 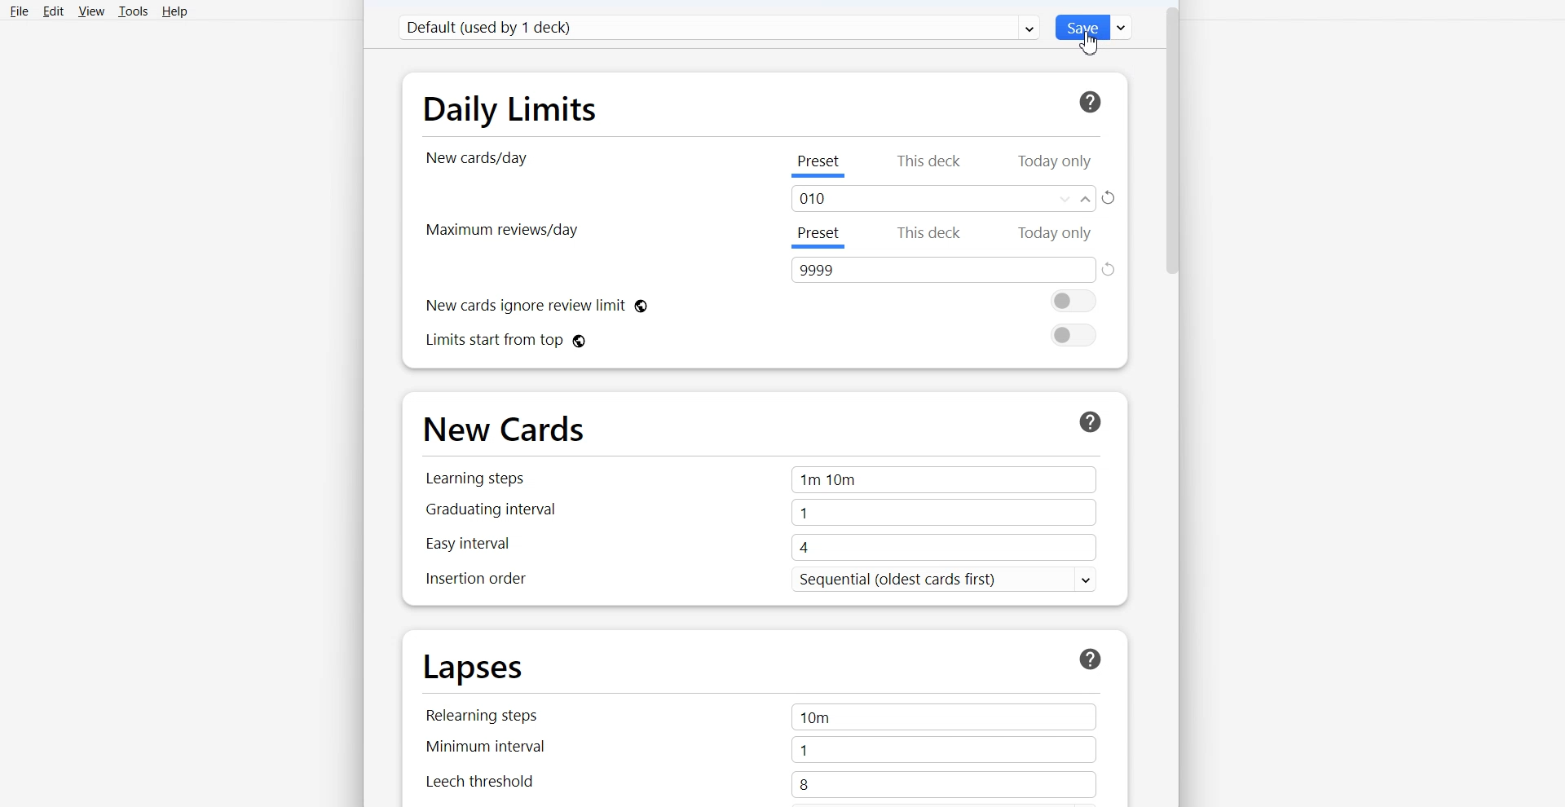 What do you see at coordinates (1091, 656) in the screenshot?
I see `More Info` at bounding box center [1091, 656].